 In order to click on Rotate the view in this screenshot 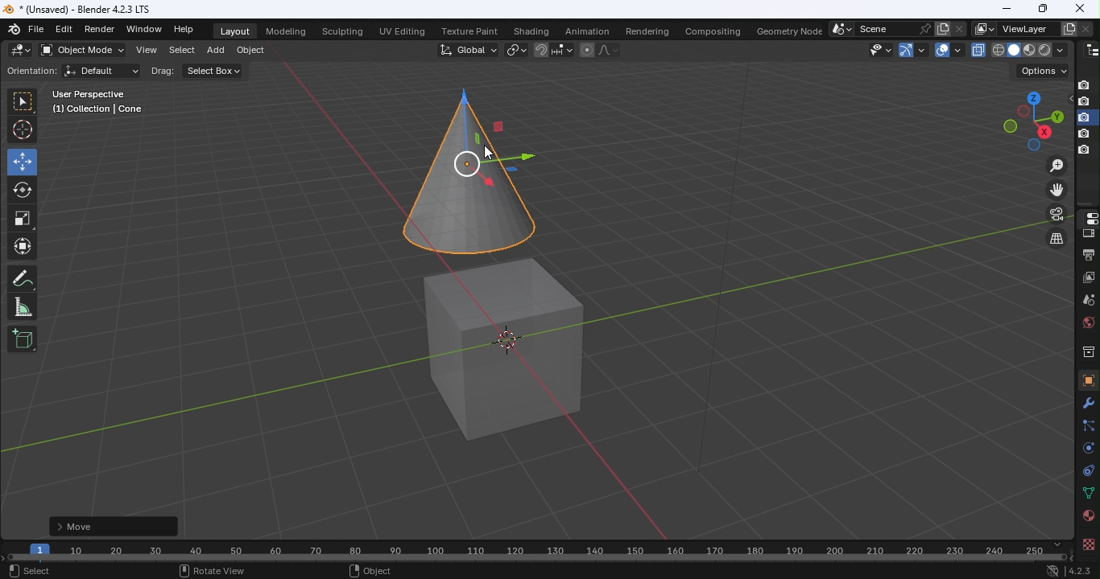, I will do `click(1055, 116)`.